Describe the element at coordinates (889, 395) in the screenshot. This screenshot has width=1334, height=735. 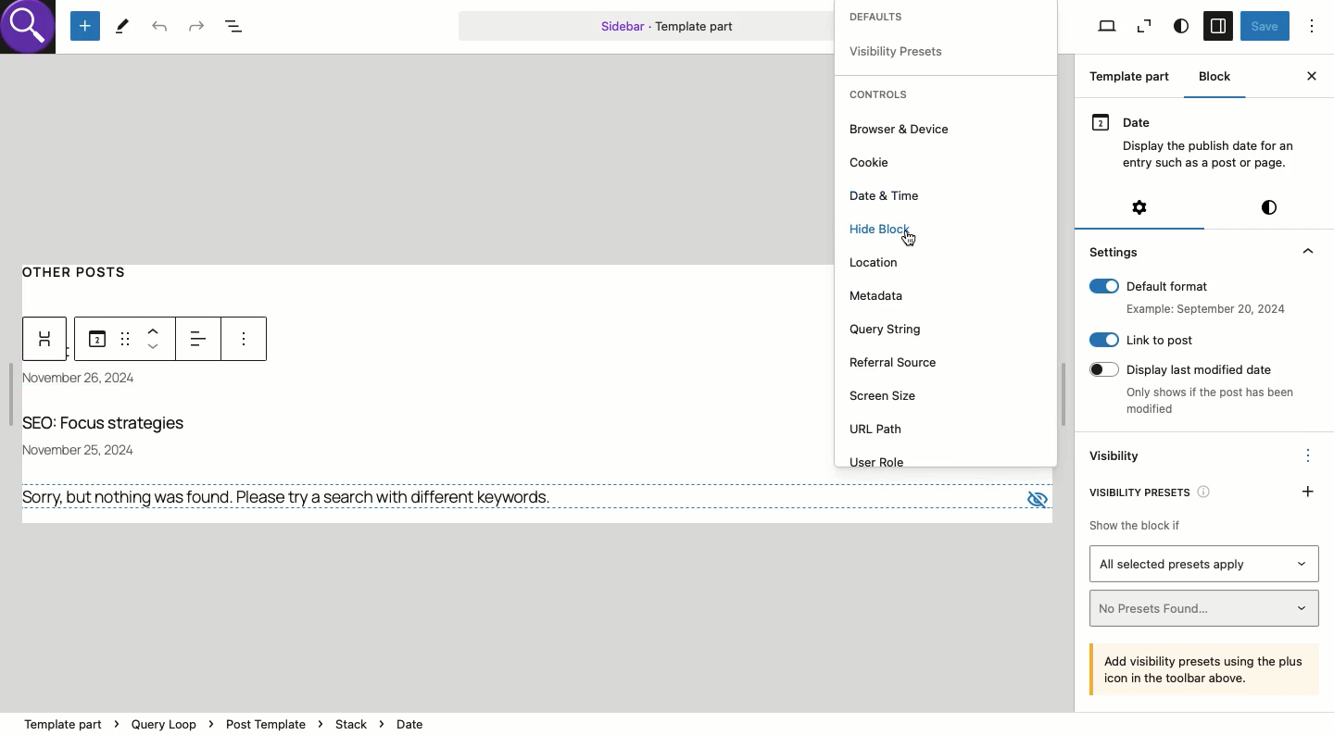
I see `Screen size` at that location.